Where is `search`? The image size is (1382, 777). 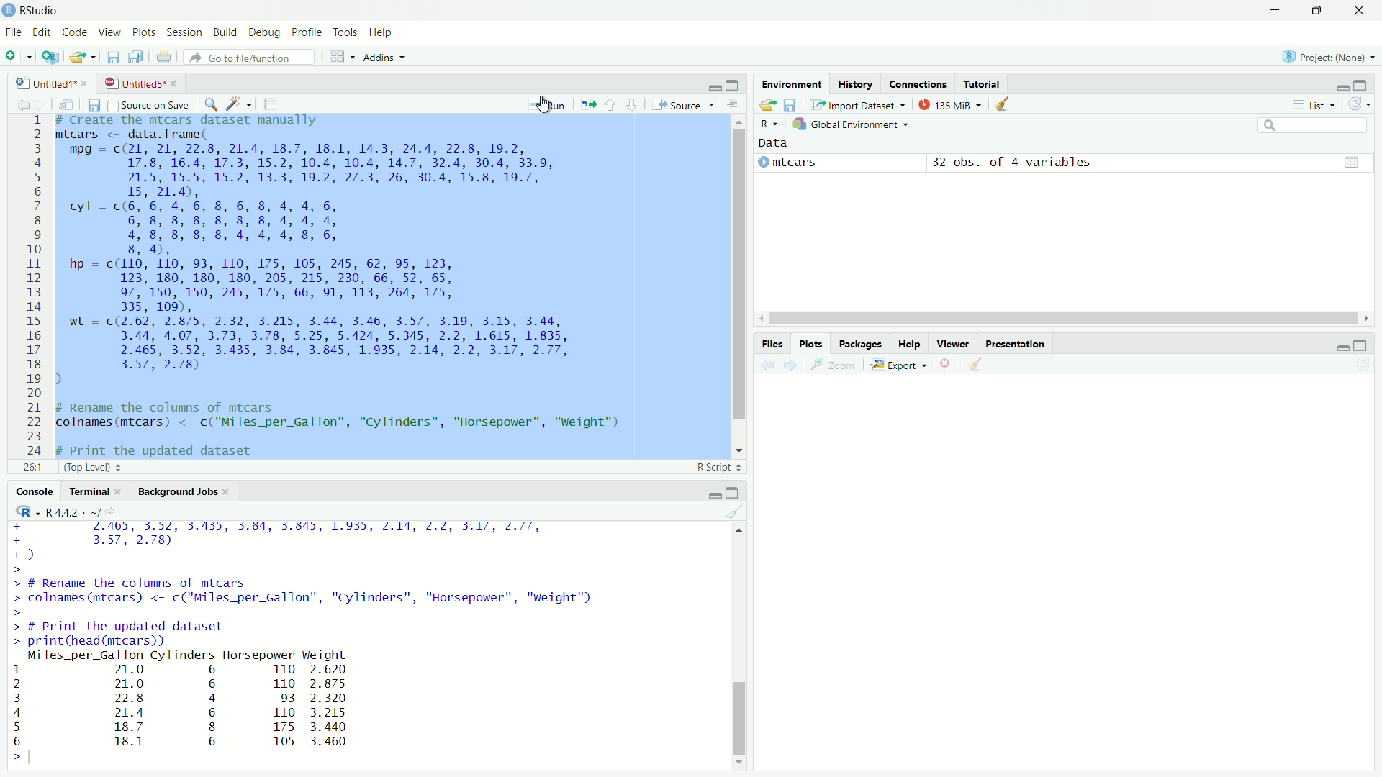 search is located at coordinates (1311, 126).